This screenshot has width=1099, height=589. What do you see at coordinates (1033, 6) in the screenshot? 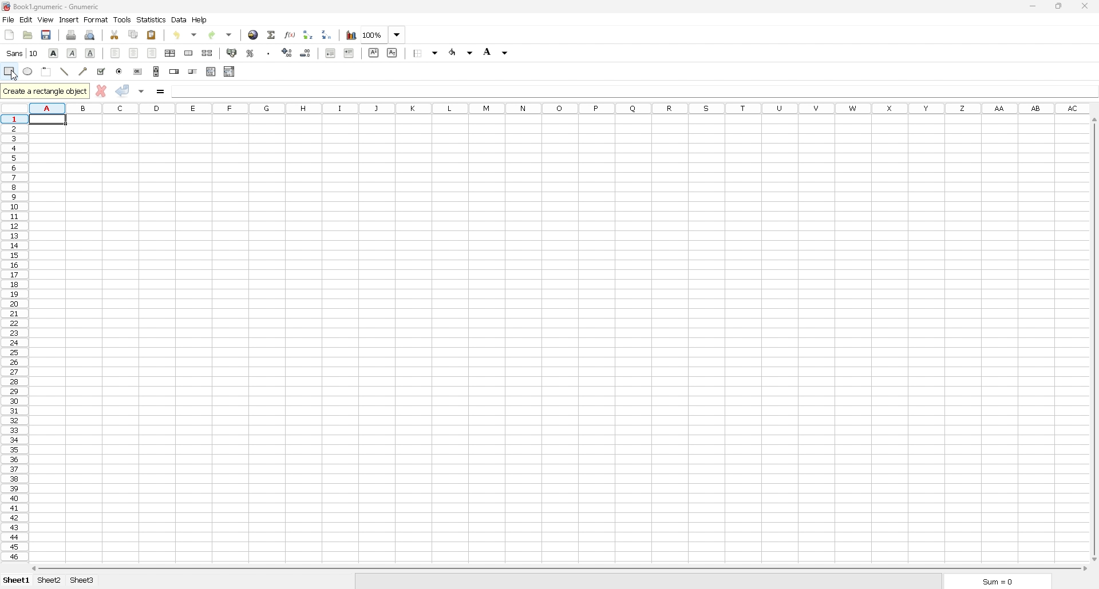
I see `minimize` at bounding box center [1033, 6].